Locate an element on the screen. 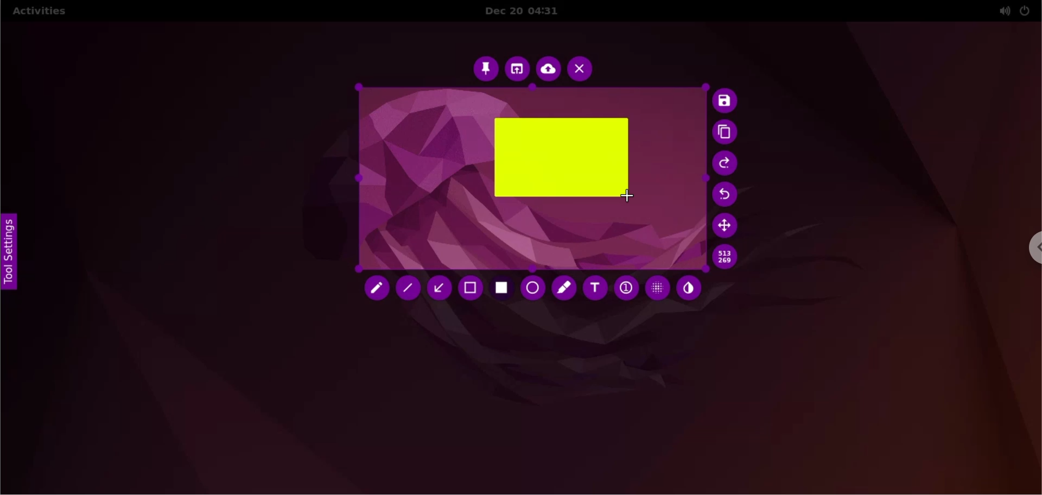  cancel capture is located at coordinates (581, 68).